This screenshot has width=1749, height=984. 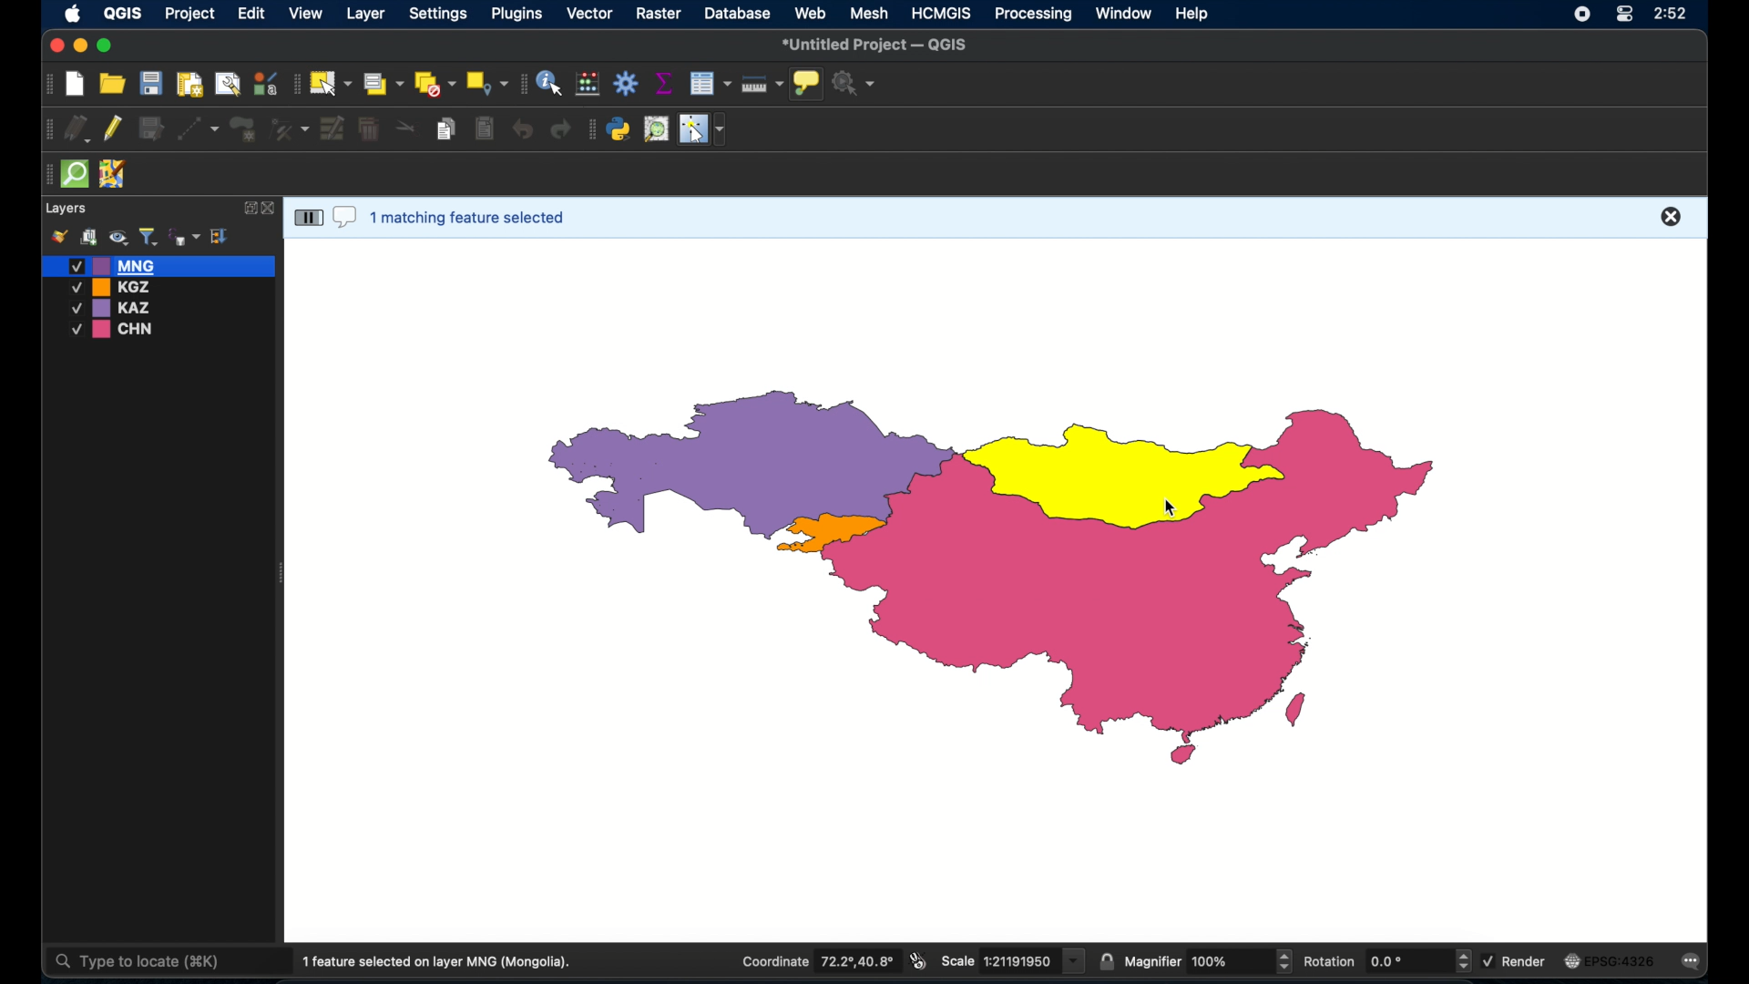 What do you see at coordinates (521, 130) in the screenshot?
I see `undo` at bounding box center [521, 130].